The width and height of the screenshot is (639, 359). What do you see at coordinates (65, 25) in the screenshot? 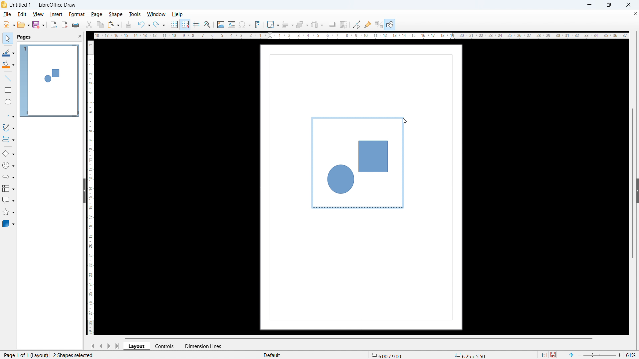
I see `export as pdf` at bounding box center [65, 25].